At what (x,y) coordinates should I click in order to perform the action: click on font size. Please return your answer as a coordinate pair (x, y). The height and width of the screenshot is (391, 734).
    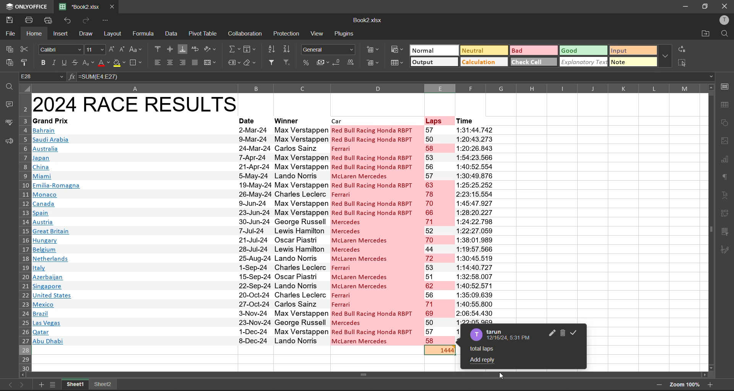
    Looking at the image, I should click on (96, 49).